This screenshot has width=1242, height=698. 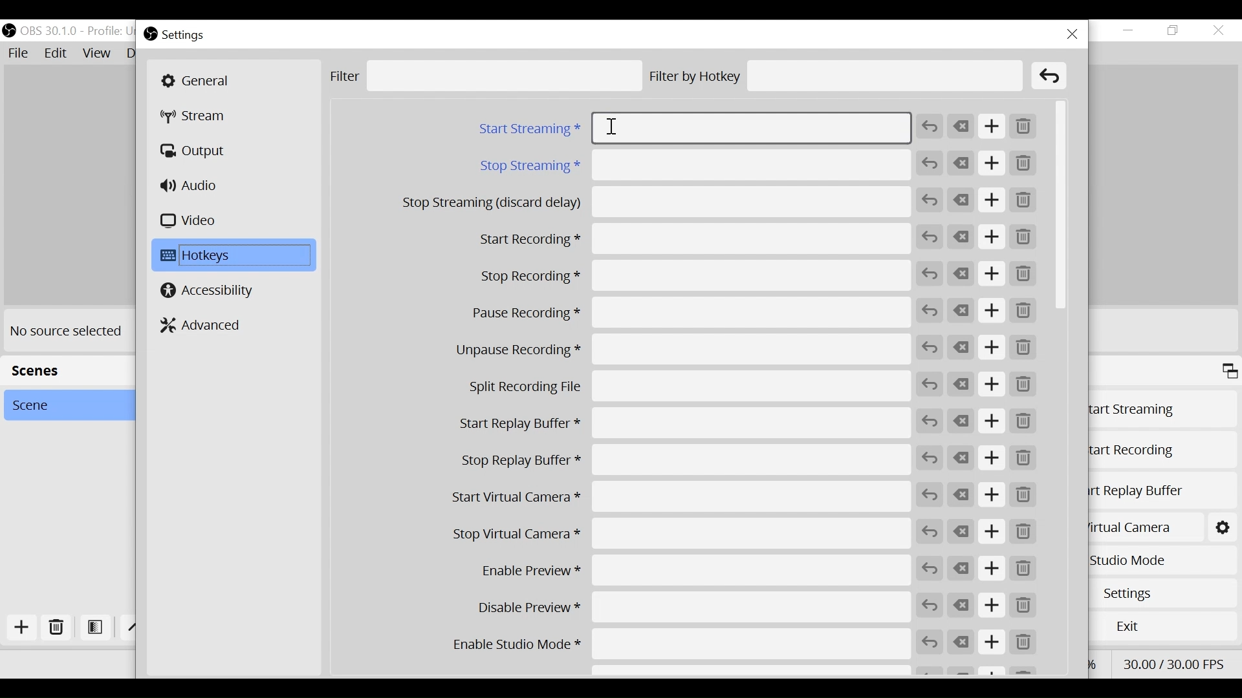 What do you see at coordinates (63, 369) in the screenshot?
I see `Scenes Panel` at bounding box center [63, 369].